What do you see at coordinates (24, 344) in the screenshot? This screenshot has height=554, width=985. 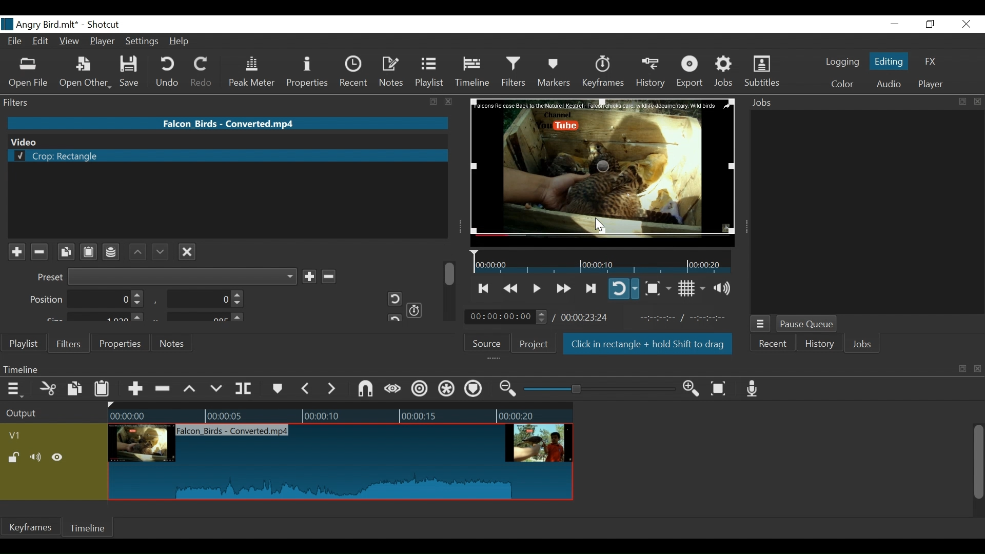 I see `Playlist` at bounding box center [24, 344].